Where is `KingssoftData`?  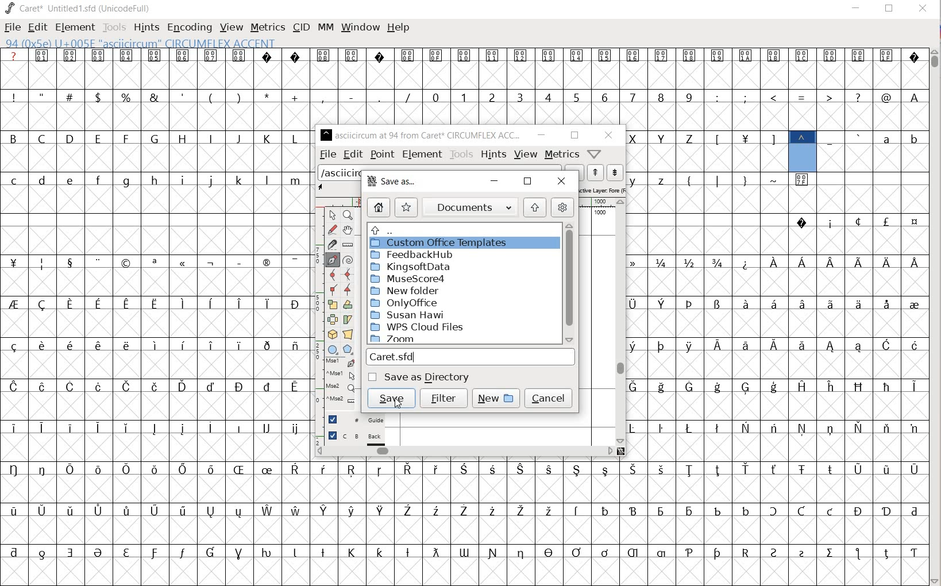
KingssoftData is located at coordinates (411, 267).